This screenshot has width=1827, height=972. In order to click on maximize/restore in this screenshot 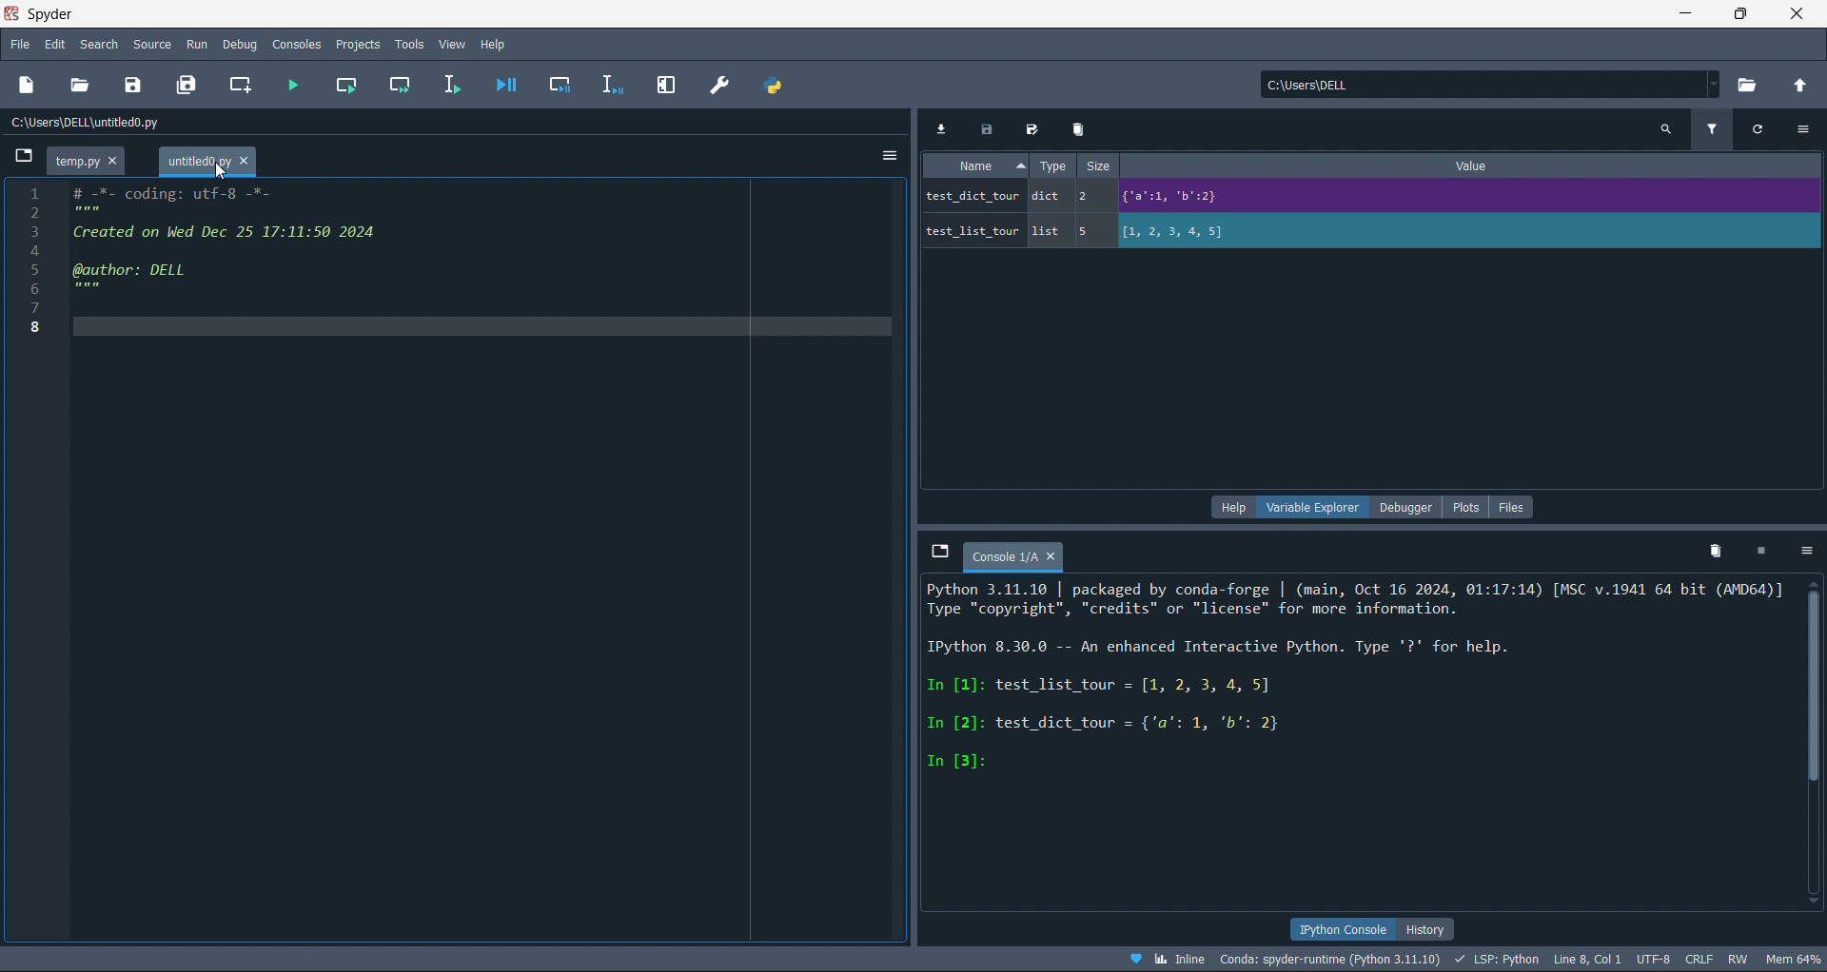, I will do `click(1743, 15)`.